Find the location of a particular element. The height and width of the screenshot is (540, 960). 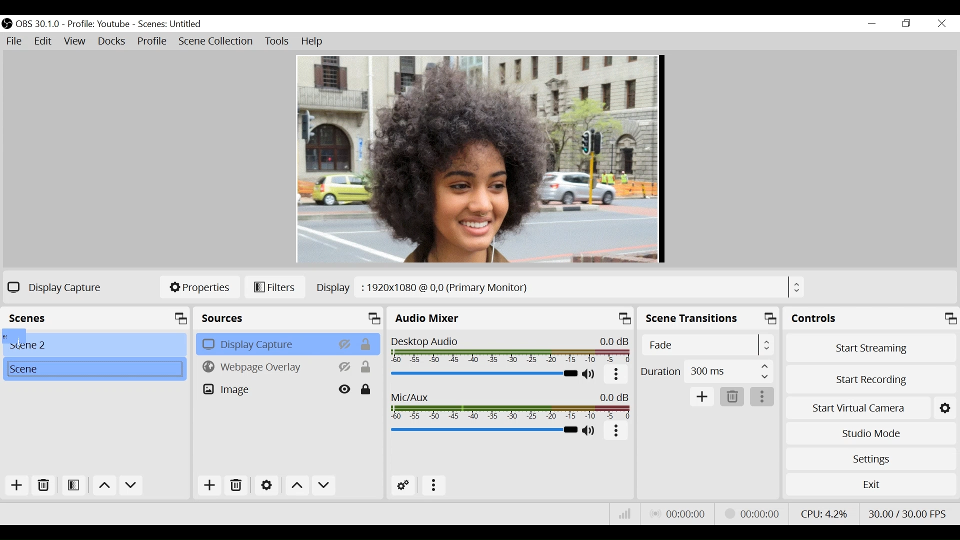

Scene Collection is located at coordinates (216, 41).